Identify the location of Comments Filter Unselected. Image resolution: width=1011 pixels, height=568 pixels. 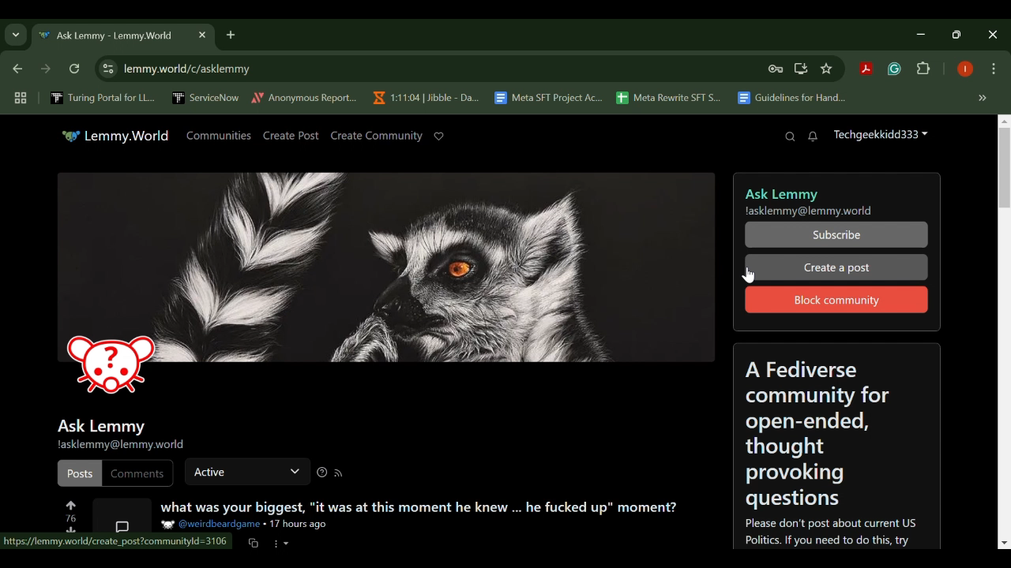
(137, 473).